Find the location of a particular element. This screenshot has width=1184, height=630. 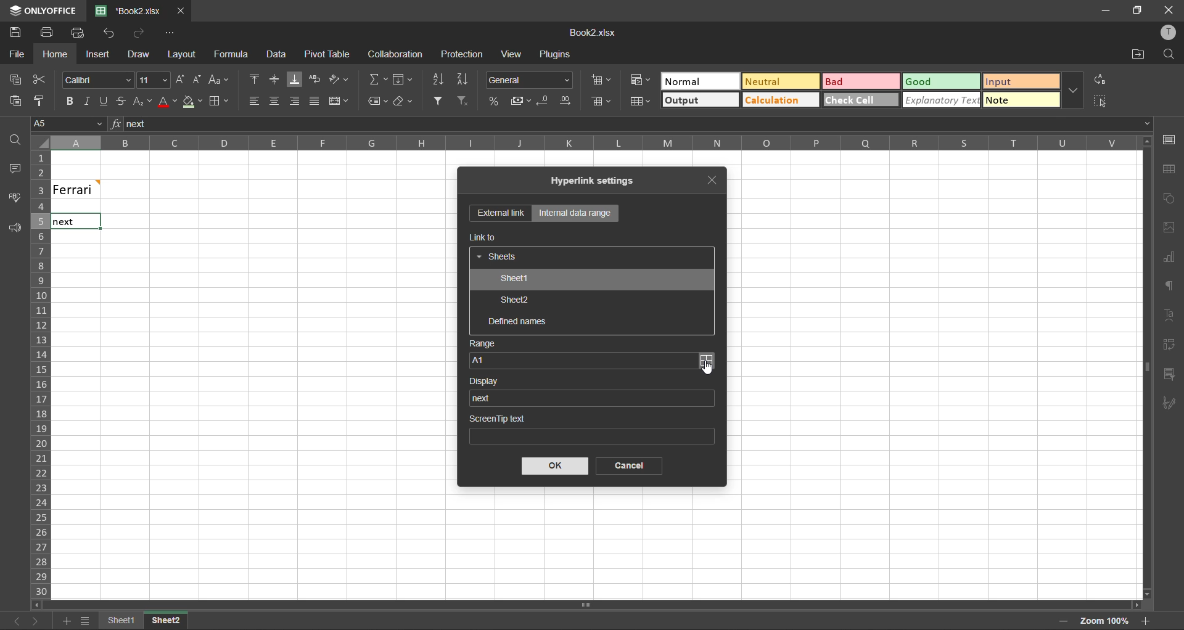

select range is located at coordinates (705, 361).